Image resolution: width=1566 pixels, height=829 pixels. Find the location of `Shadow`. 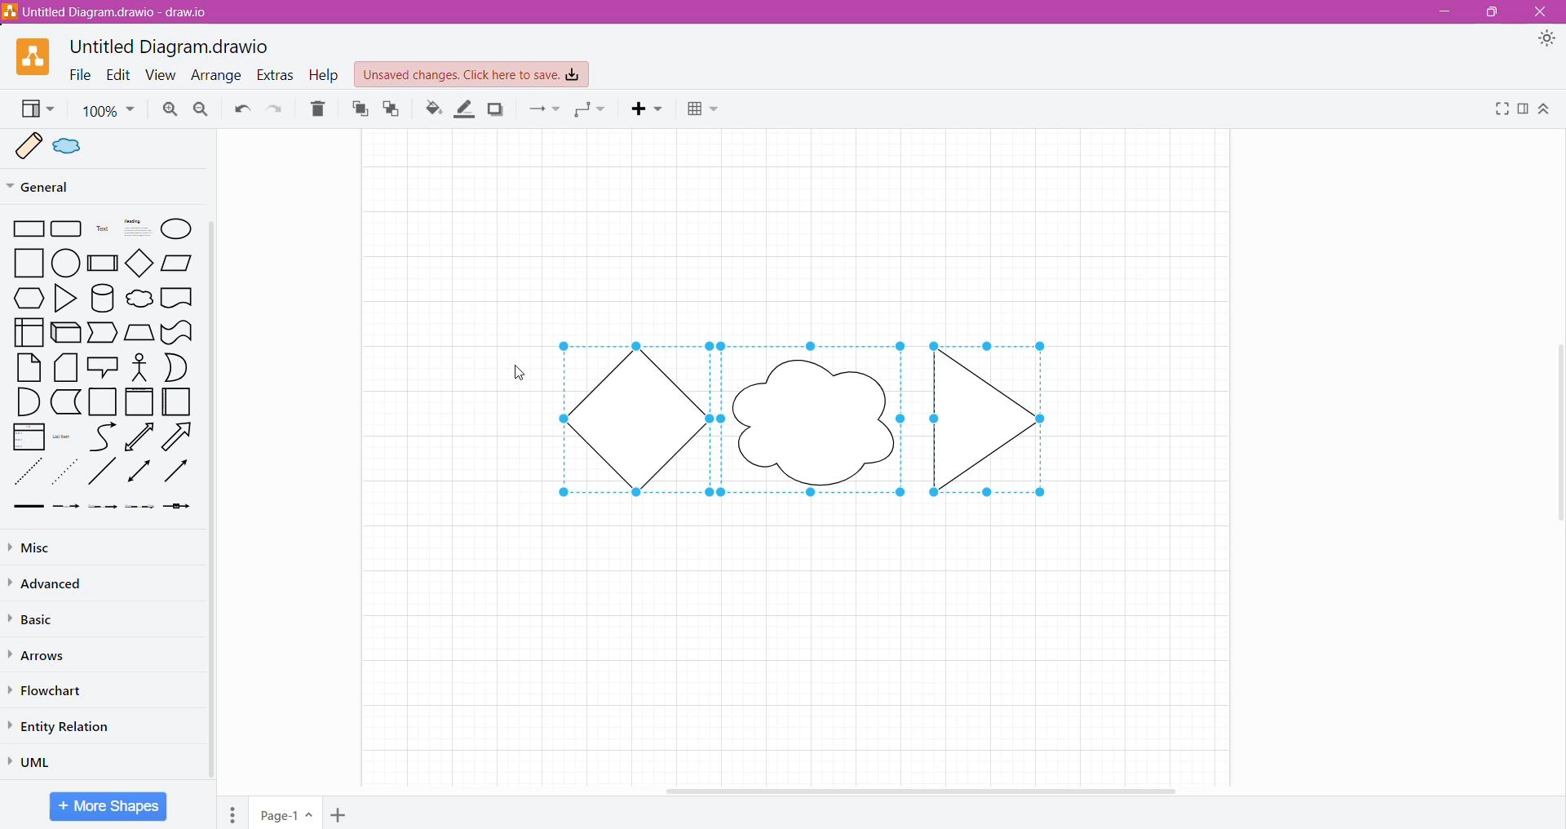

Shadow is located at coordinates (500, 112).